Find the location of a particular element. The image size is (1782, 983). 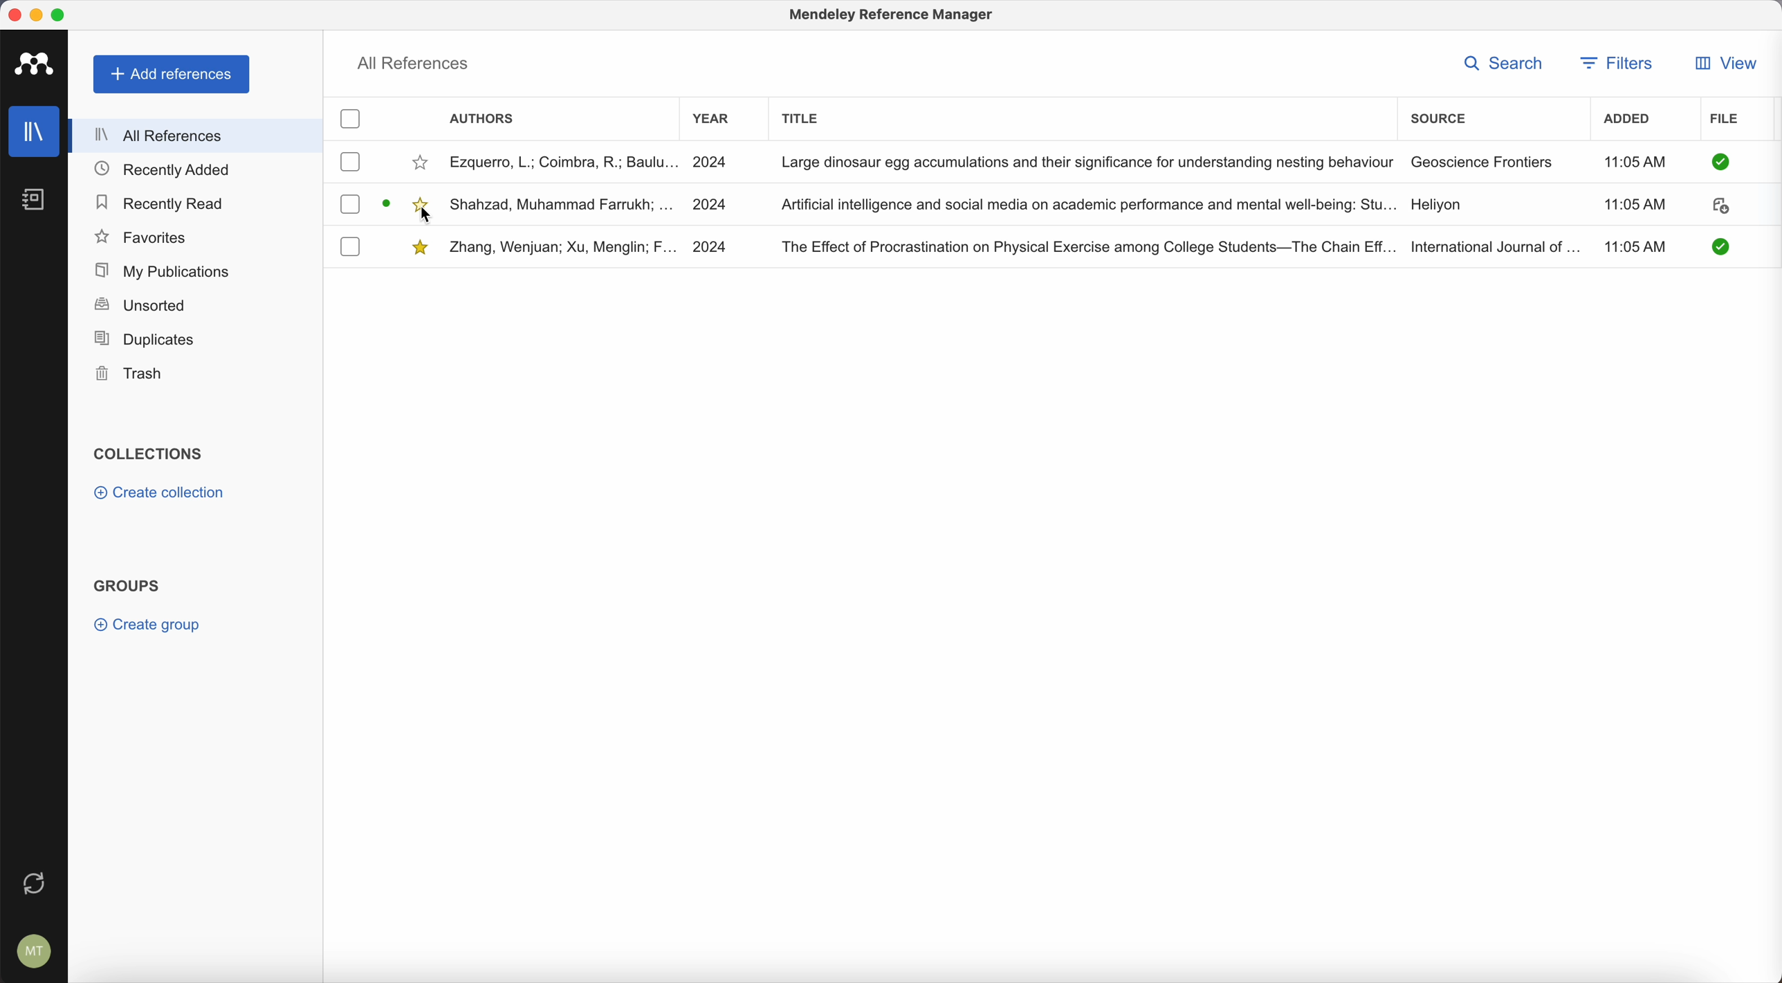

Shahzad, Muhammad Farrukh;... is located at coordinates (564, 203).